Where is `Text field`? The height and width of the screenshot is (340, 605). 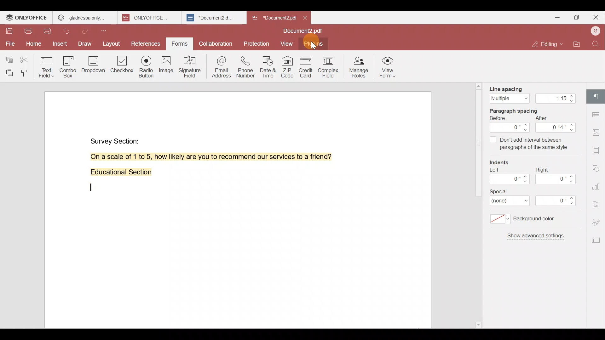 Text field is located at coordinates (47, 65).